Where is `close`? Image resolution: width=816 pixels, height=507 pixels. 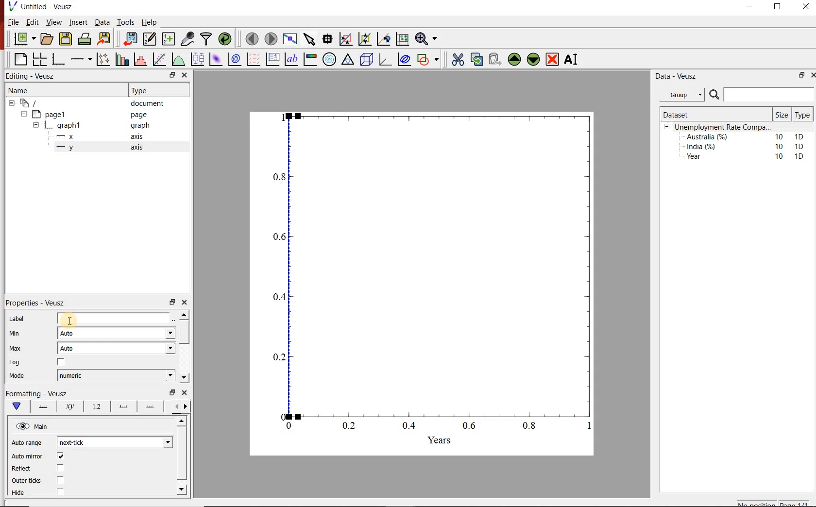 close is located at coordinates (813, 74).